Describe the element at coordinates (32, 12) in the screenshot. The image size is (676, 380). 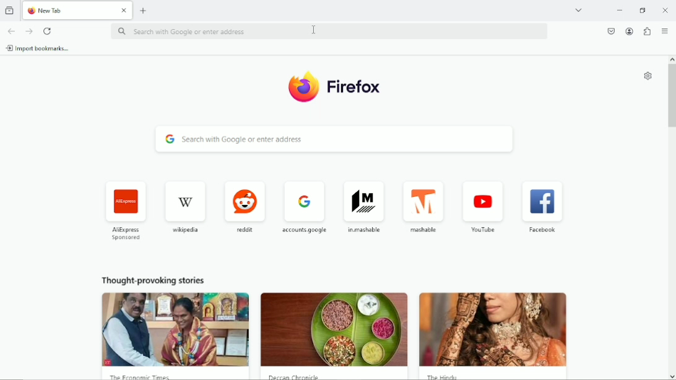
I see `fire fox logo` at that location.